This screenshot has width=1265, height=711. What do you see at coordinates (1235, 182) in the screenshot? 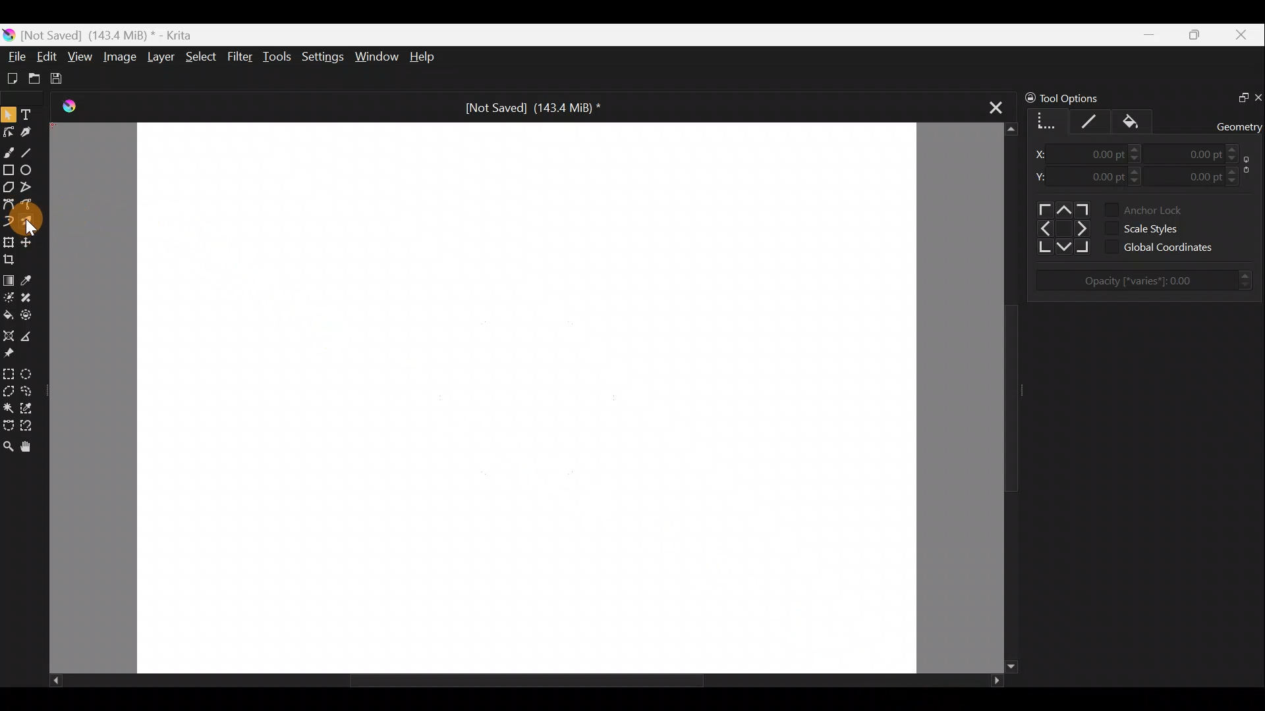
I see `Decrease` at bounding box center [1235, 182].